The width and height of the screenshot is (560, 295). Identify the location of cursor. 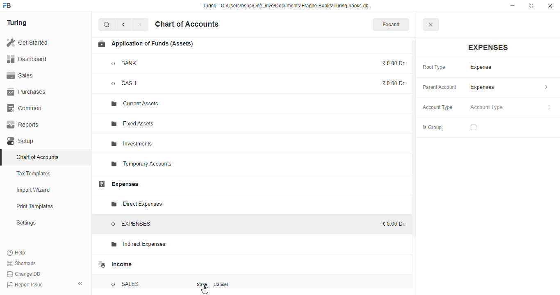
(205, 290).